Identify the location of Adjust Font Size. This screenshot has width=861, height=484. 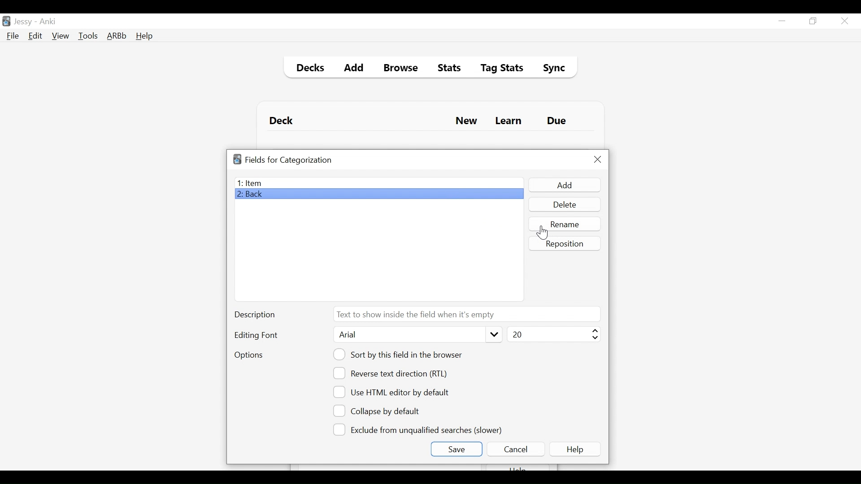
(552, 334).